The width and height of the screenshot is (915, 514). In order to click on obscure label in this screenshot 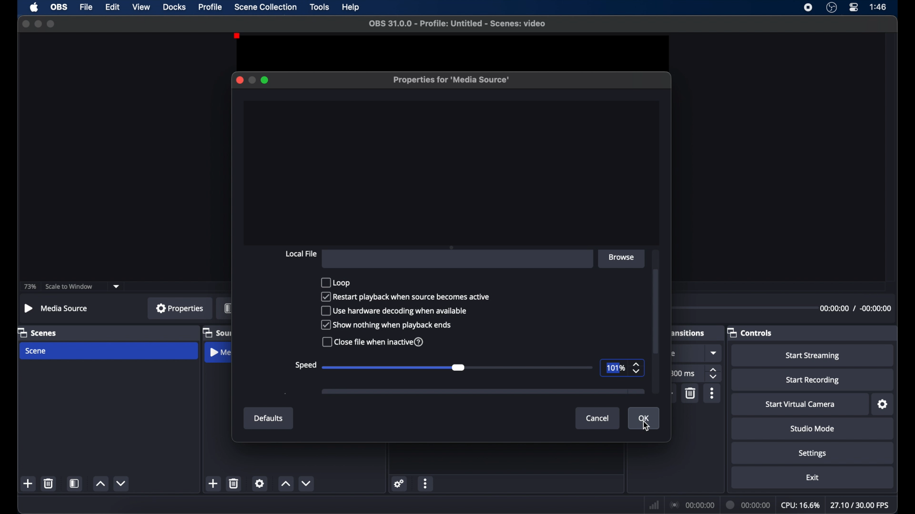, I will do `click(689, 332)`.